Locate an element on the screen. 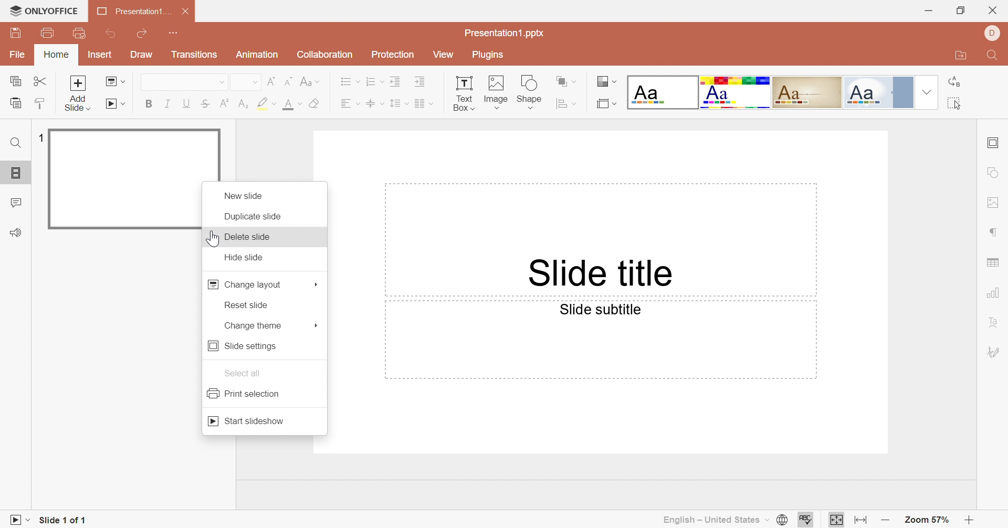 The width and height of the screenshot is (1008, 528). Change theme is located at coordinates (252, 326).